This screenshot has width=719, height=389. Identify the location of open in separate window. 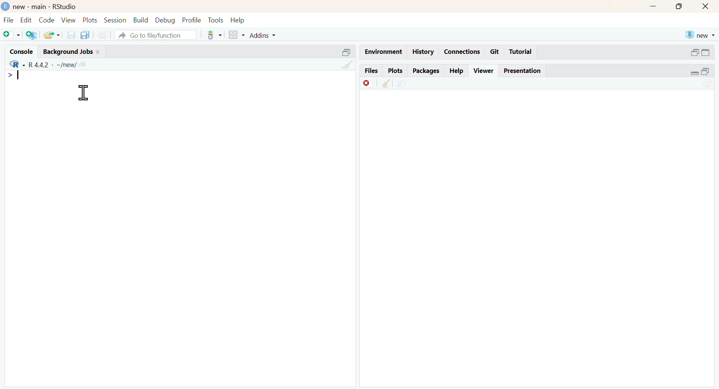
(695, 52).